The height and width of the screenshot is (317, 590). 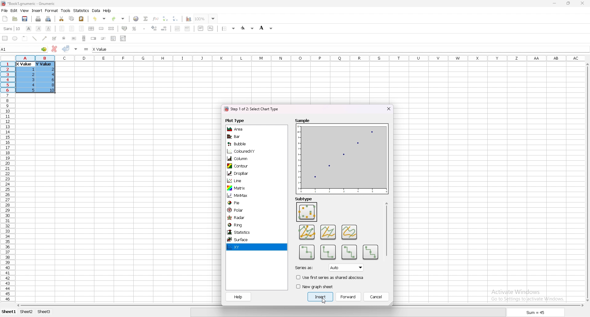 What do you see at coordinates (119, 19) in the screenshot?
I see `redo` at bounding box center [119, 19].